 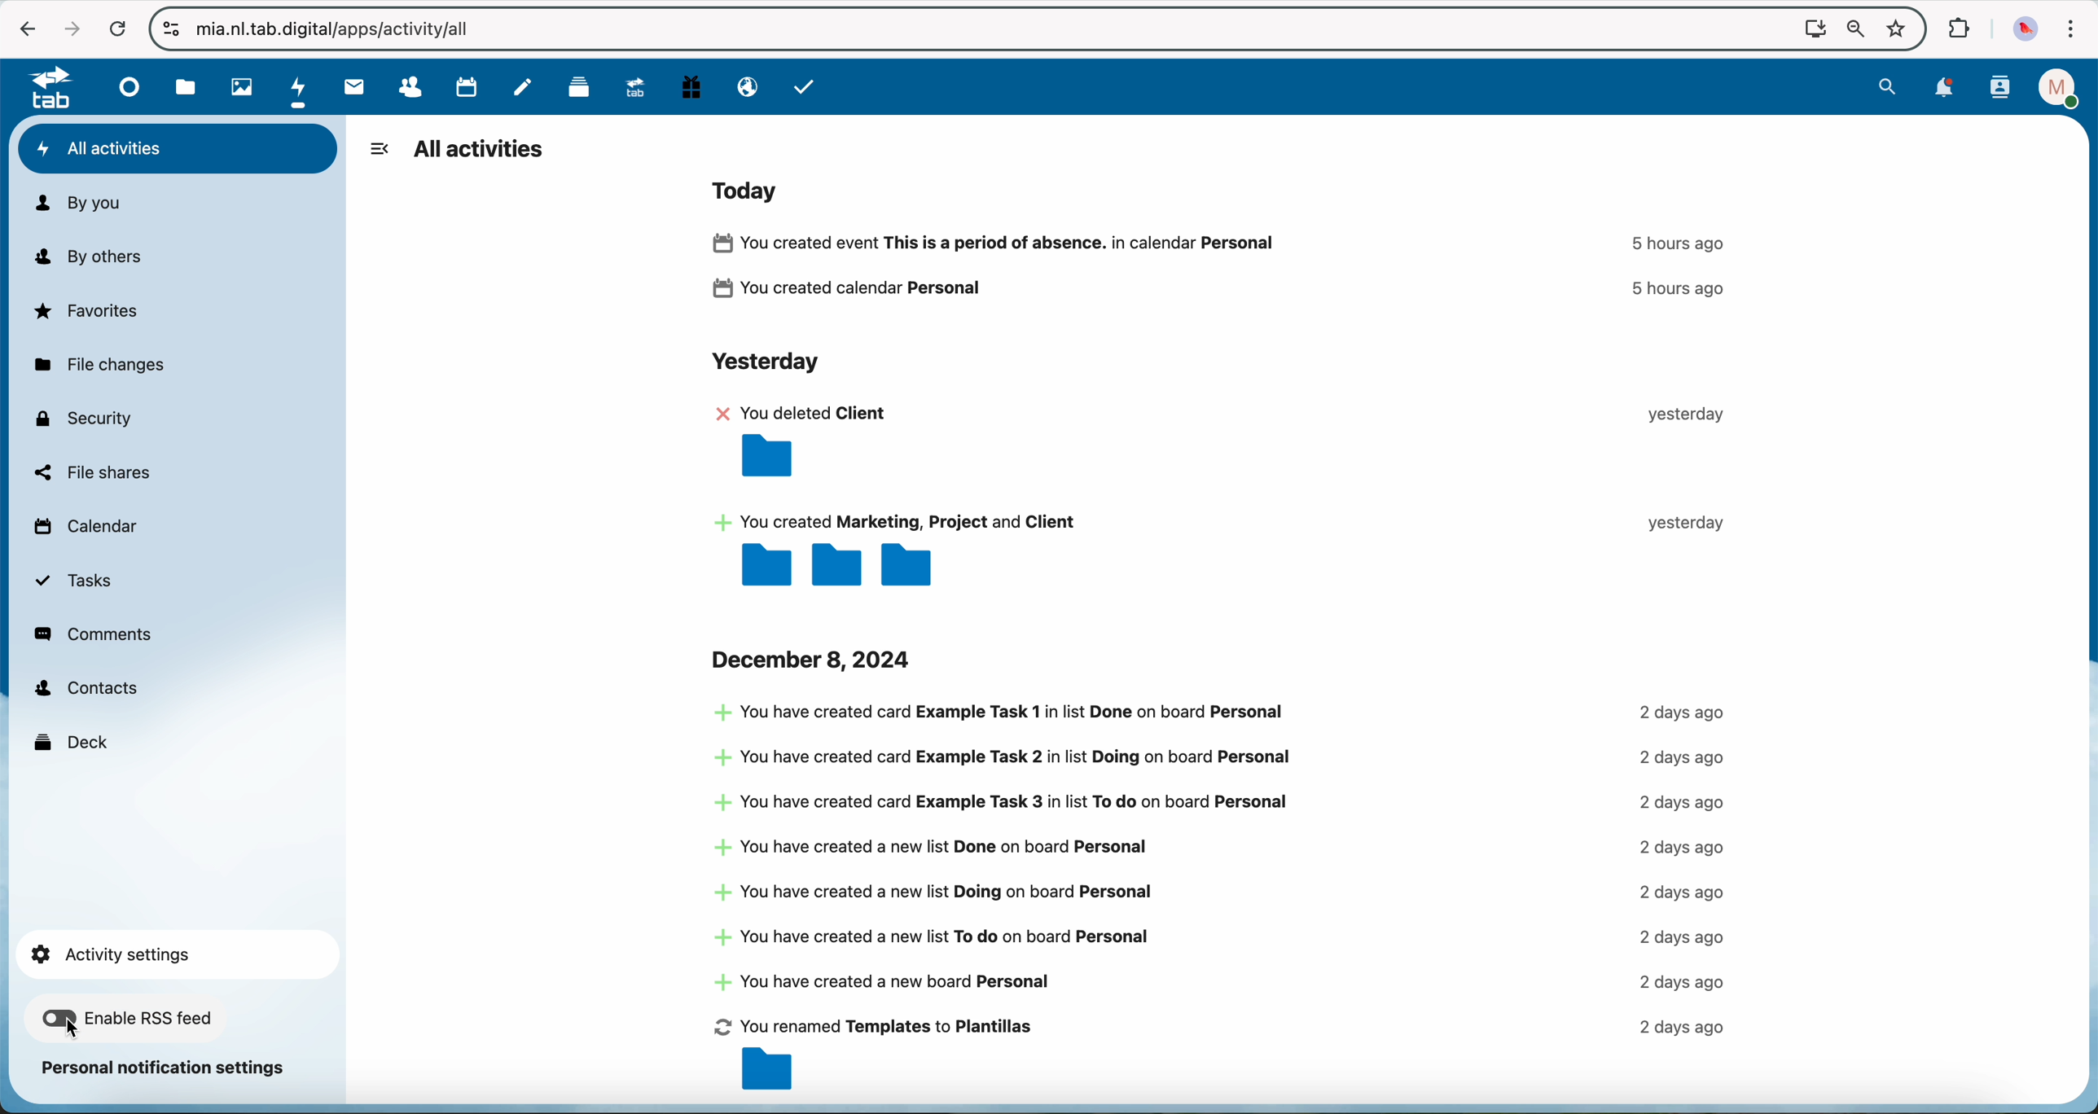 I want to click on comments, so click(x=95, y=634).